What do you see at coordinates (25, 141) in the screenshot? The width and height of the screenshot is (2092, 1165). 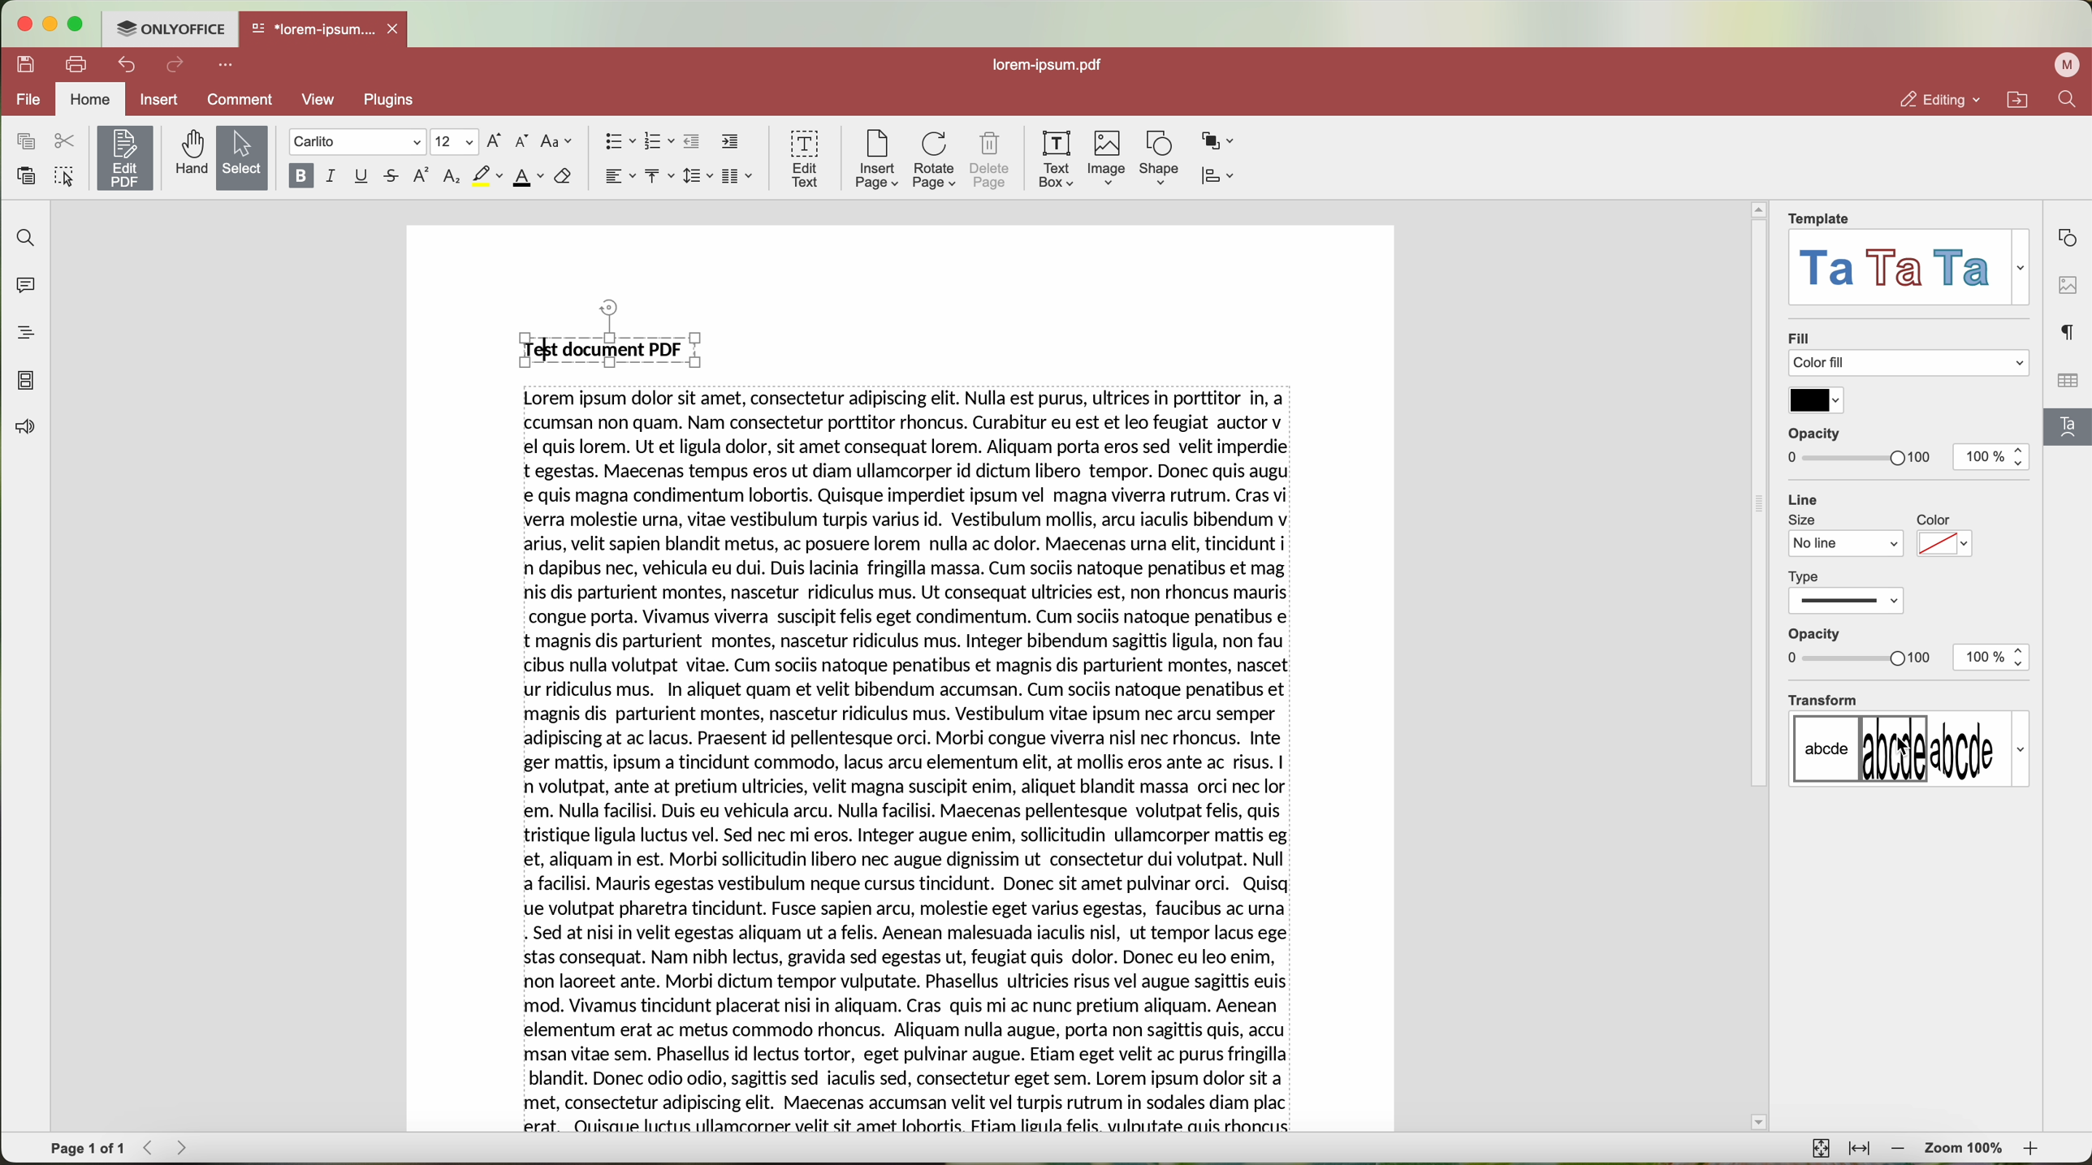 I see `copy` at bounding box center [25, 141].